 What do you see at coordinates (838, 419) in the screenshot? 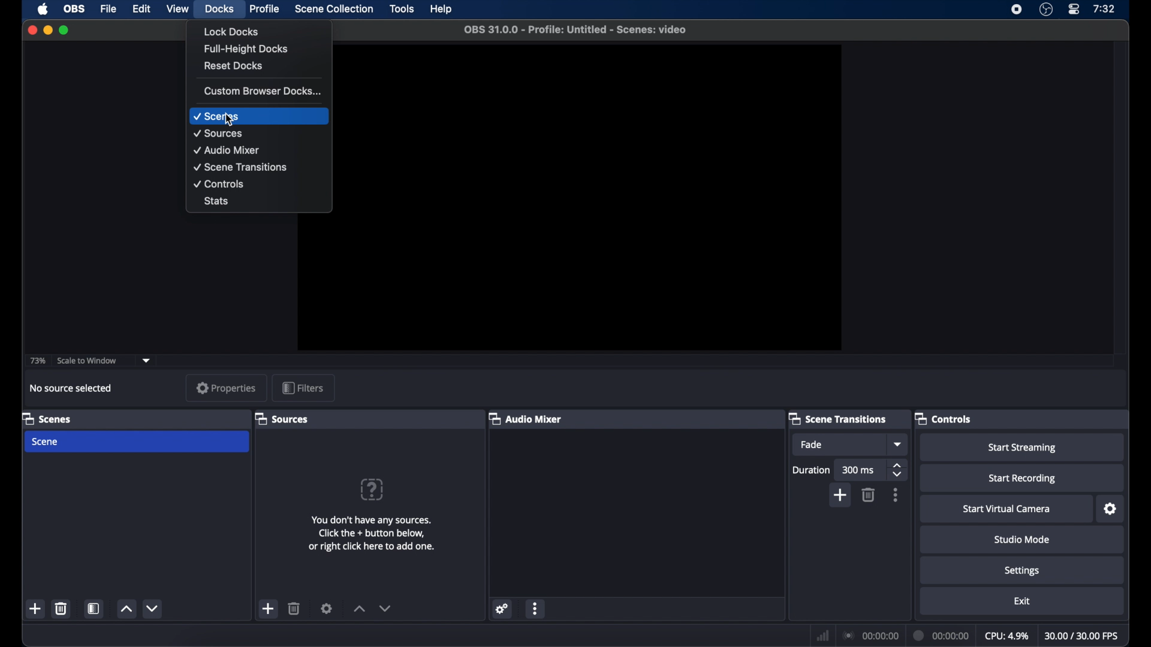
I see `scene transitions` at bounding box center [838, 419].